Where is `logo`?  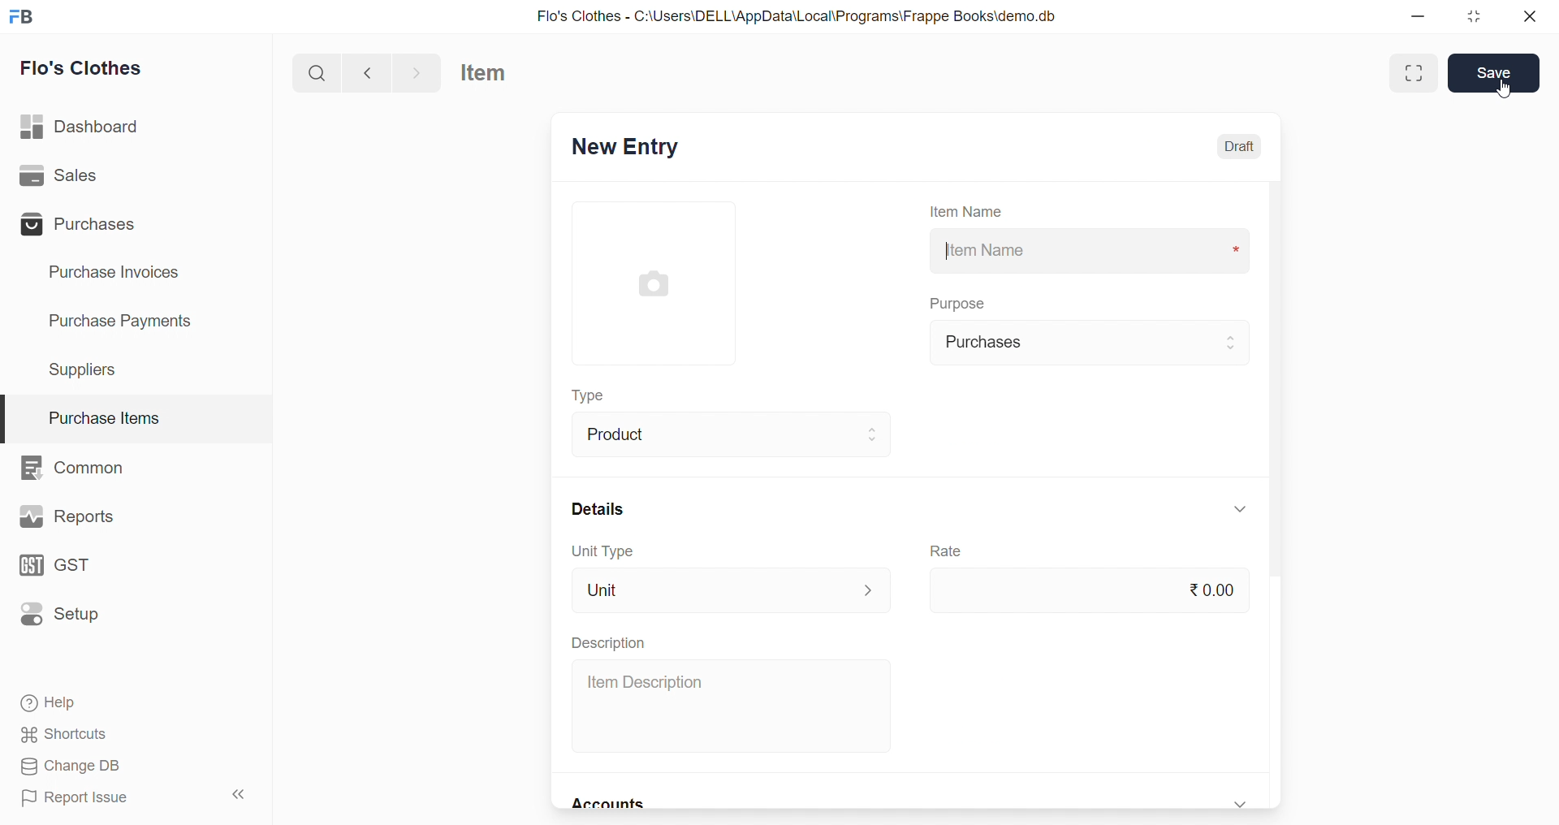
logo is located at coordinates (21, 17).